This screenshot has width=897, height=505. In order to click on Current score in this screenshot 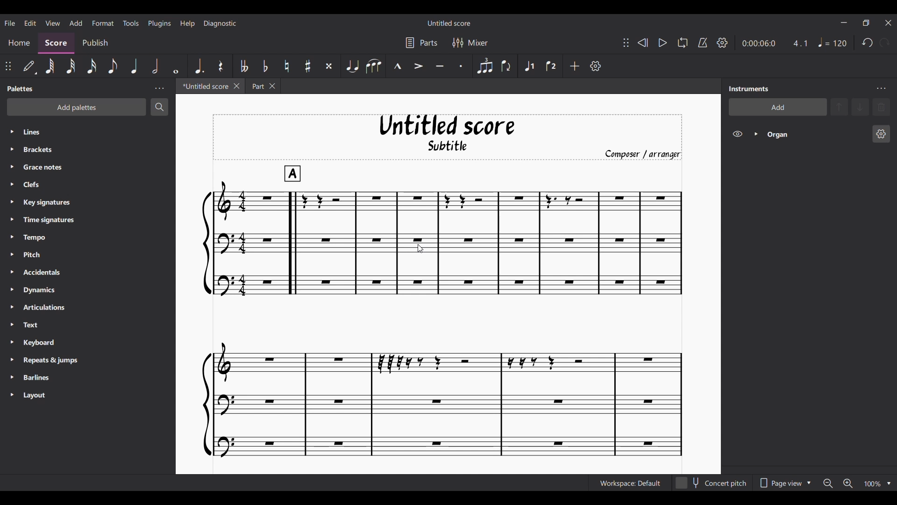, I will do `click(441, 312)`.